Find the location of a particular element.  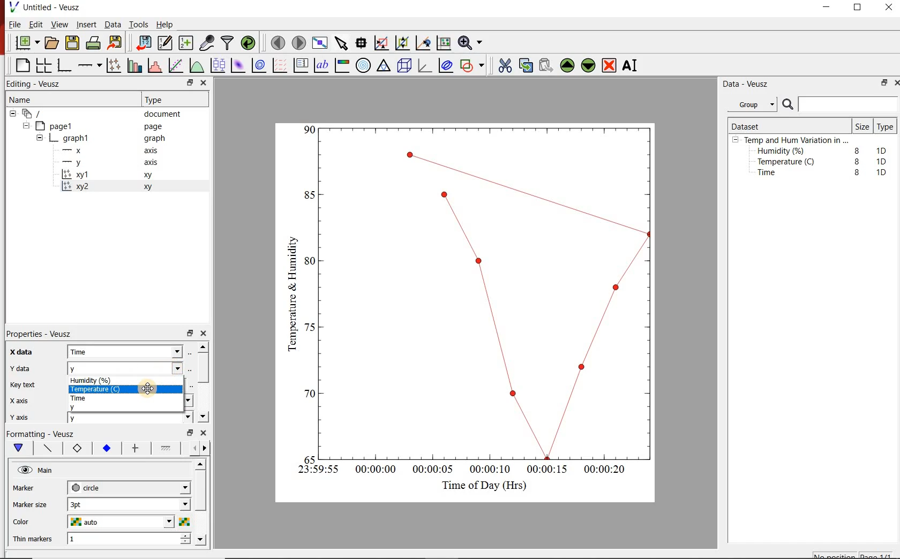

plot covariance ellipses is located at coordinates (448, 67).